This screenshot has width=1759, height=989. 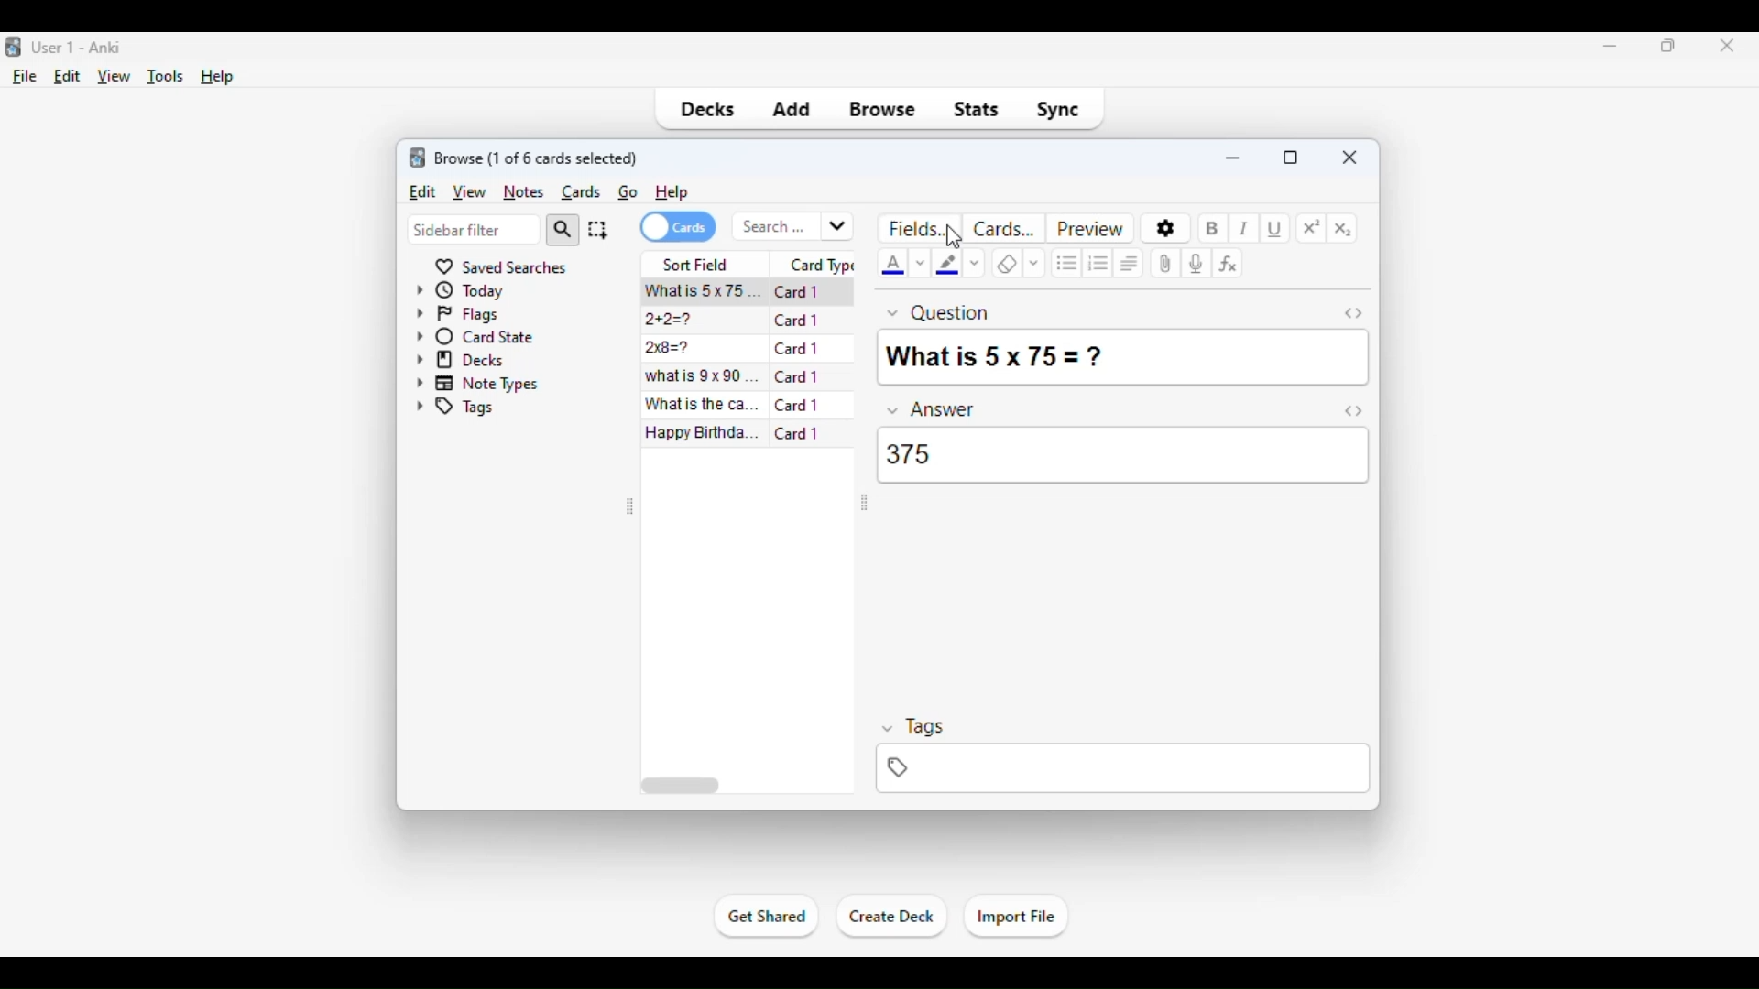 What do you see at coordinates (1196, 263) in the screenshot?
I see `record audio` at bounding box center [1196, 263].